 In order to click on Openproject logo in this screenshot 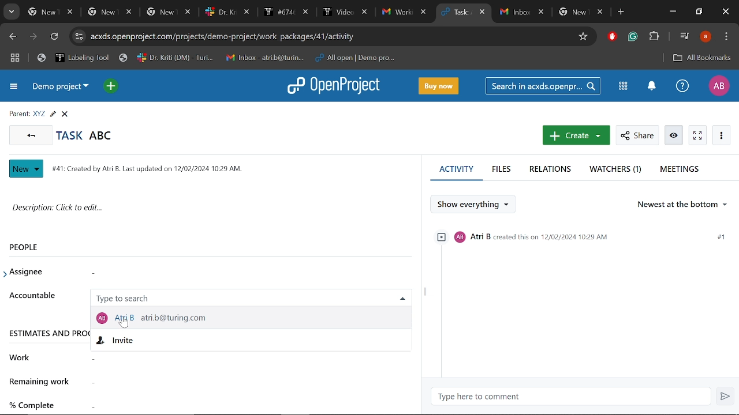, I will do `click(335, 86)`.